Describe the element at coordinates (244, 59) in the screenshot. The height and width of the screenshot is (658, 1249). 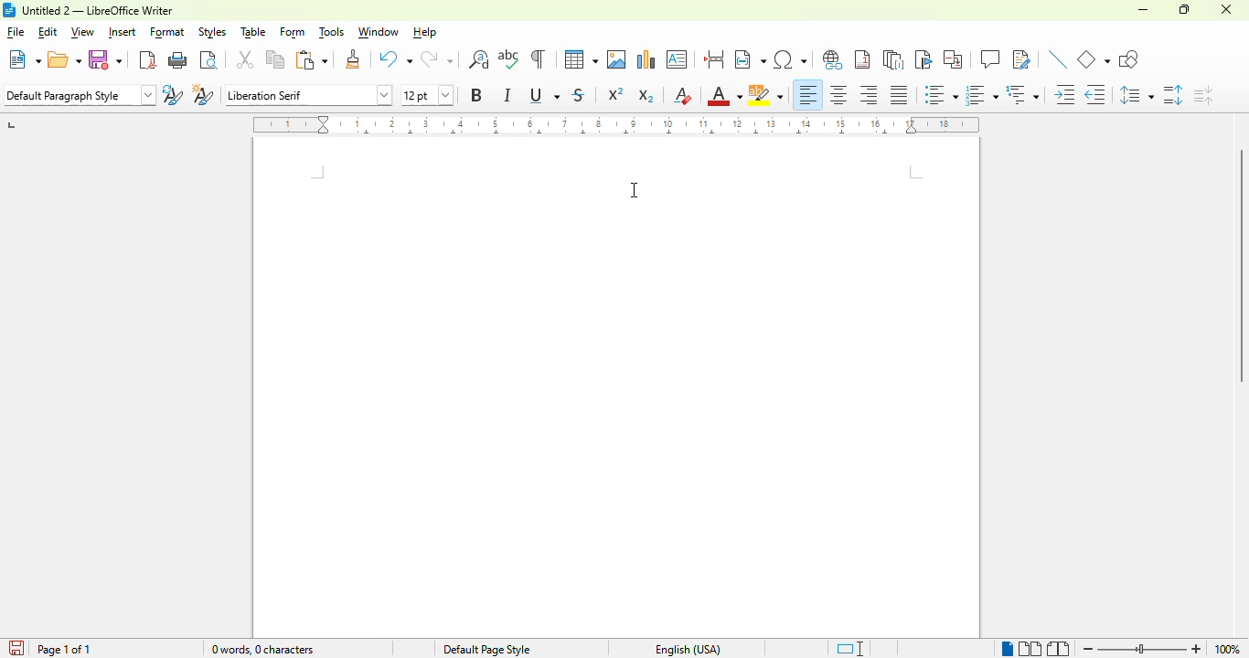
I see `cut` at that location.